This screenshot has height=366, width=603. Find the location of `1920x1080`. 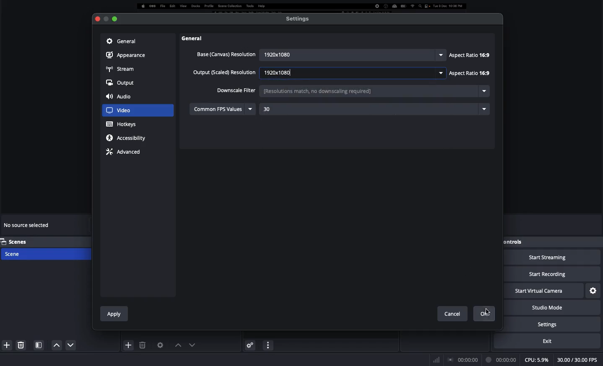

1920x1080 is located at coordinates (350, 54).